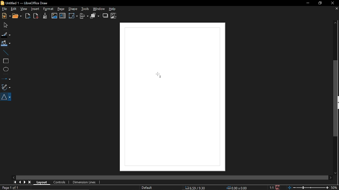  What do you see at coordinates (5, 69) in the screenshot?
I see `Ellipse` at bounding box center [5, 69].